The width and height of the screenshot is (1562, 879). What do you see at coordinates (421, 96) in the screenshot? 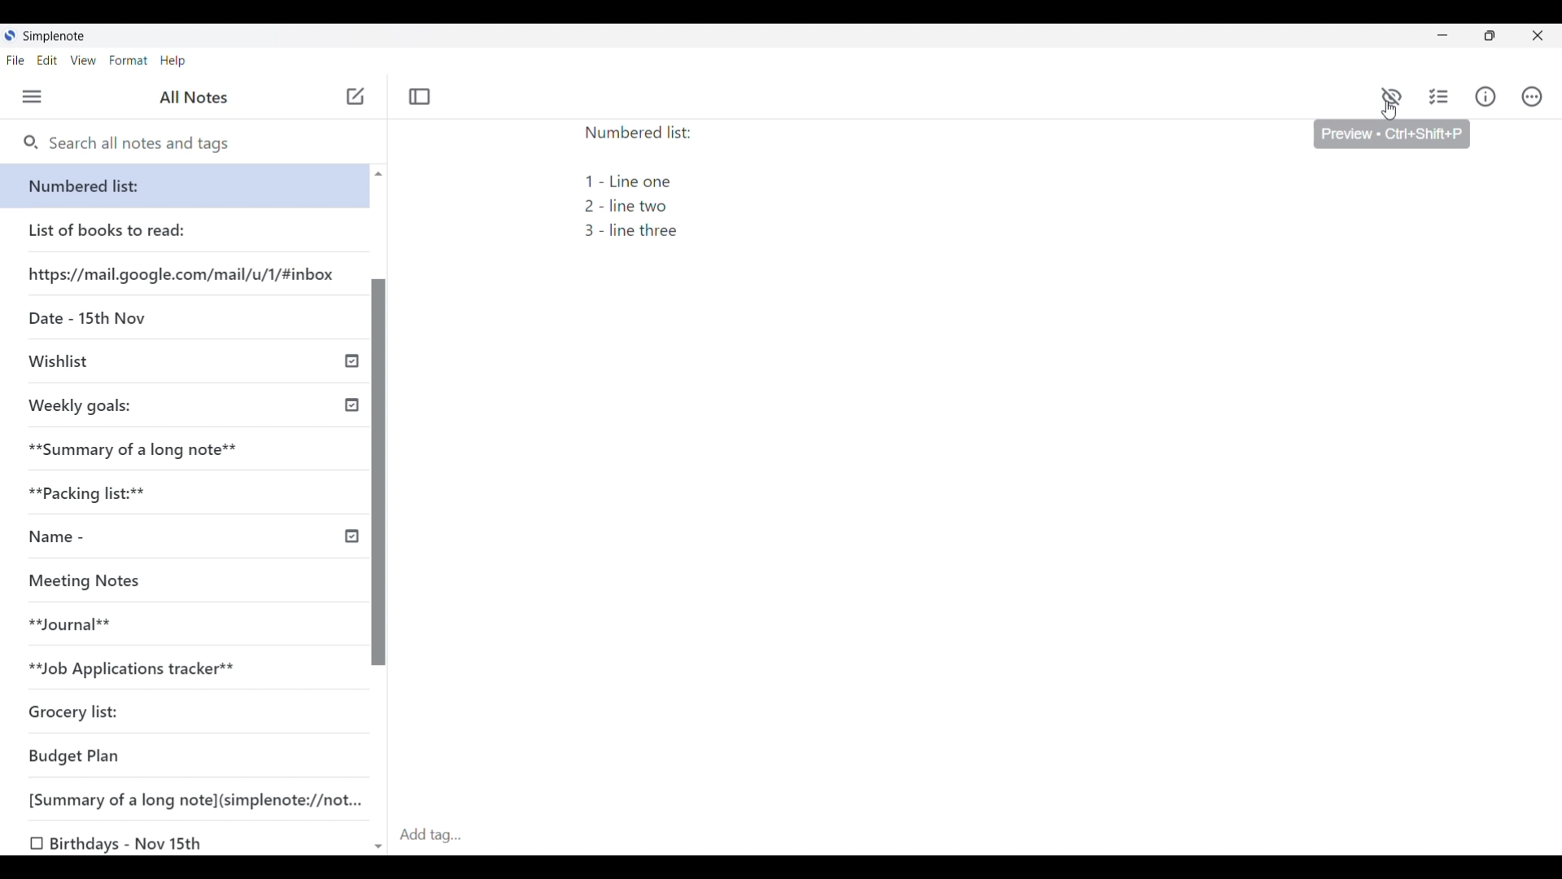
I see `Toggle focus mode` at bounding box center [421, 96].